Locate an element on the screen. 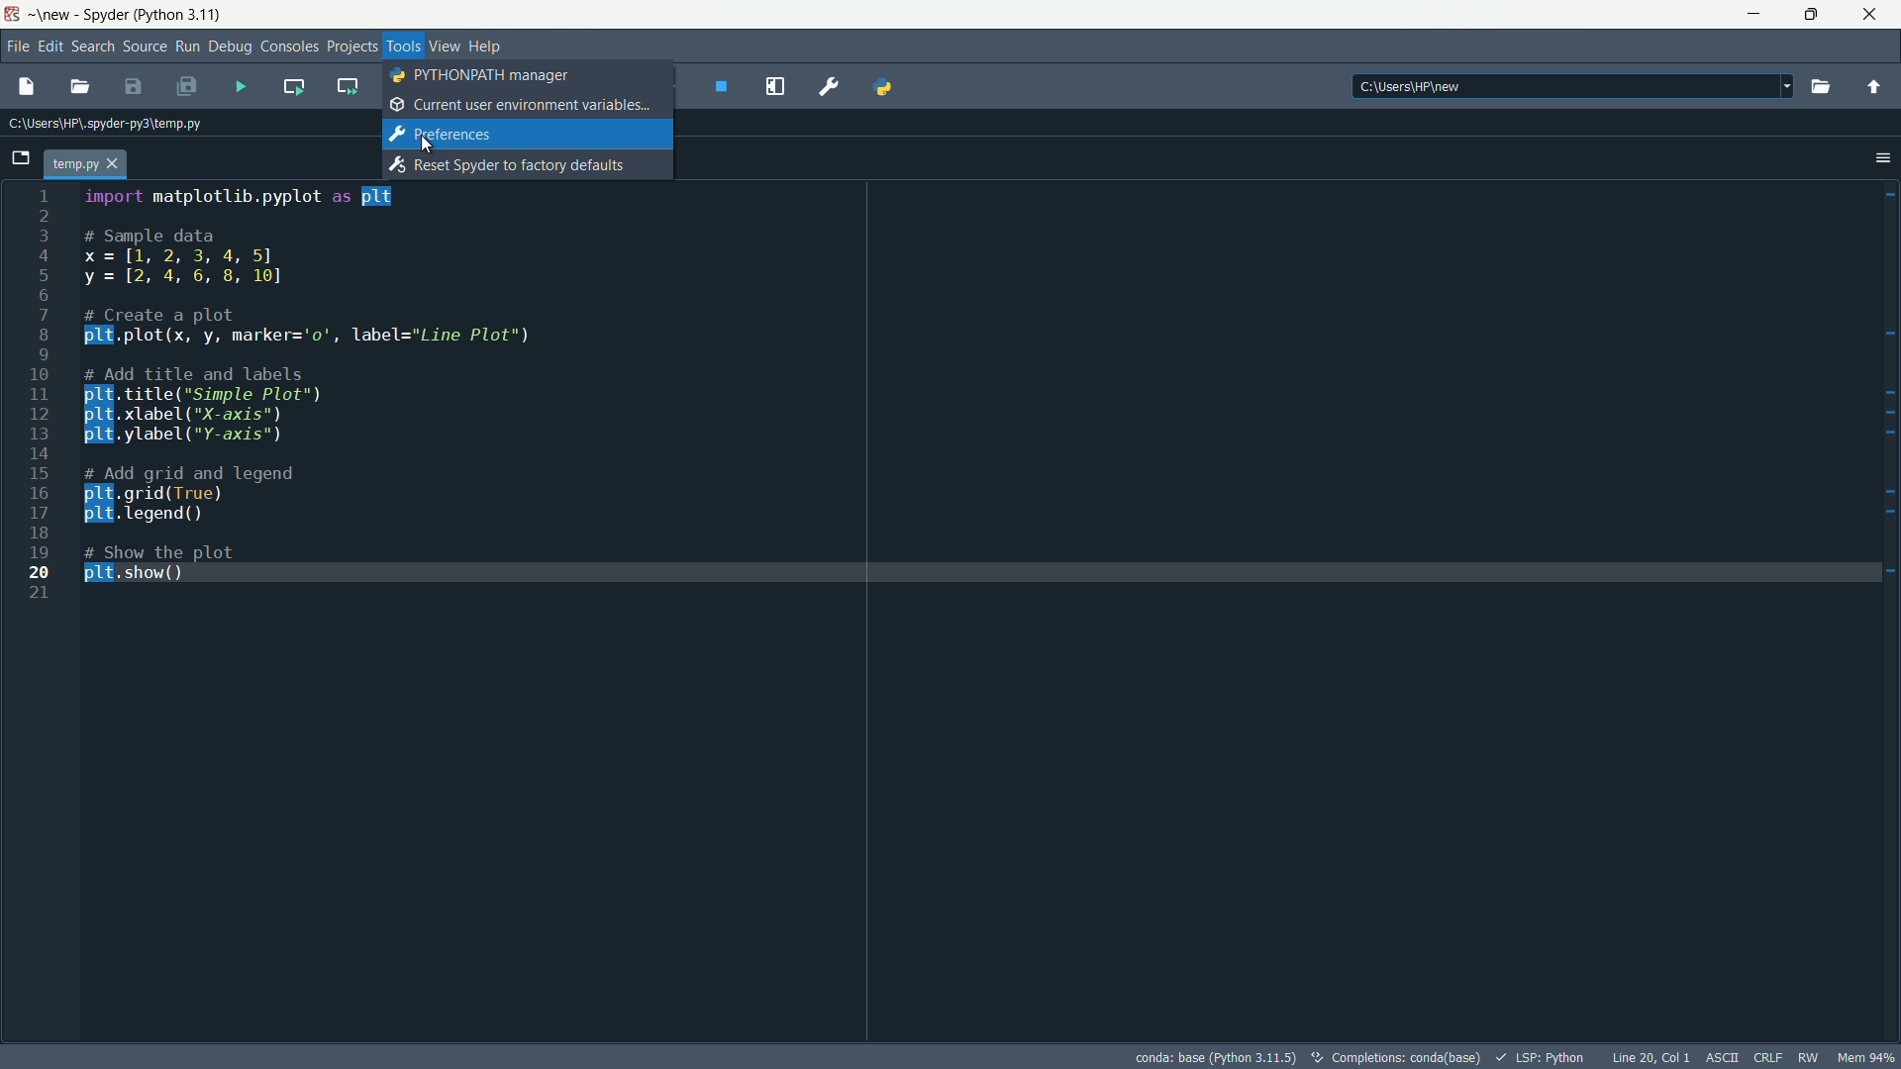 Image resolution: width=1901 pixels, height=1069 pixels. save file is located at coordinates (135, 88).